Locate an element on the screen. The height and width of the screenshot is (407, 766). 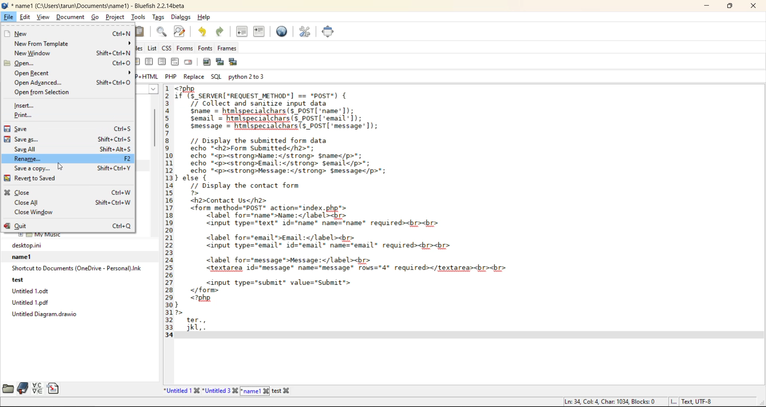
charmap is located at coordinates (38, 388).